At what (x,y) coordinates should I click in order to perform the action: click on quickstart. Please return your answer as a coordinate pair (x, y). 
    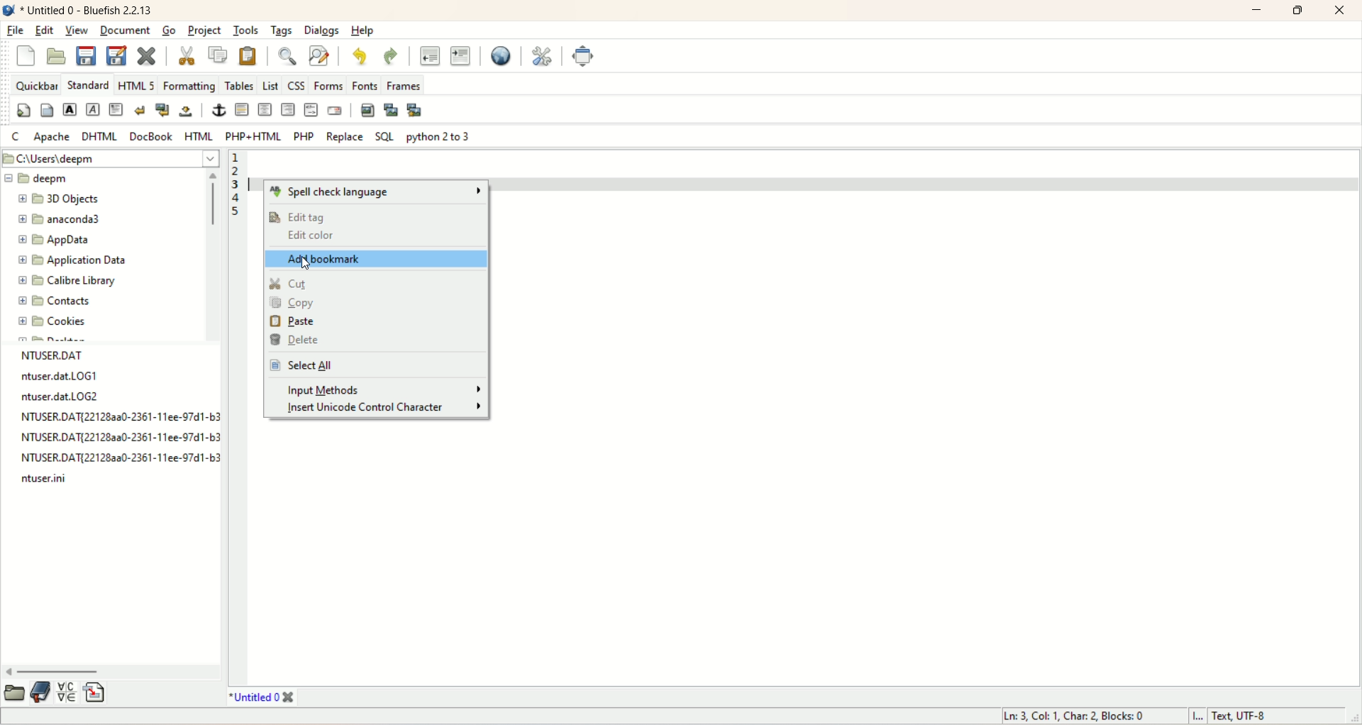
    Looking at the image, I should click on (23, 111).